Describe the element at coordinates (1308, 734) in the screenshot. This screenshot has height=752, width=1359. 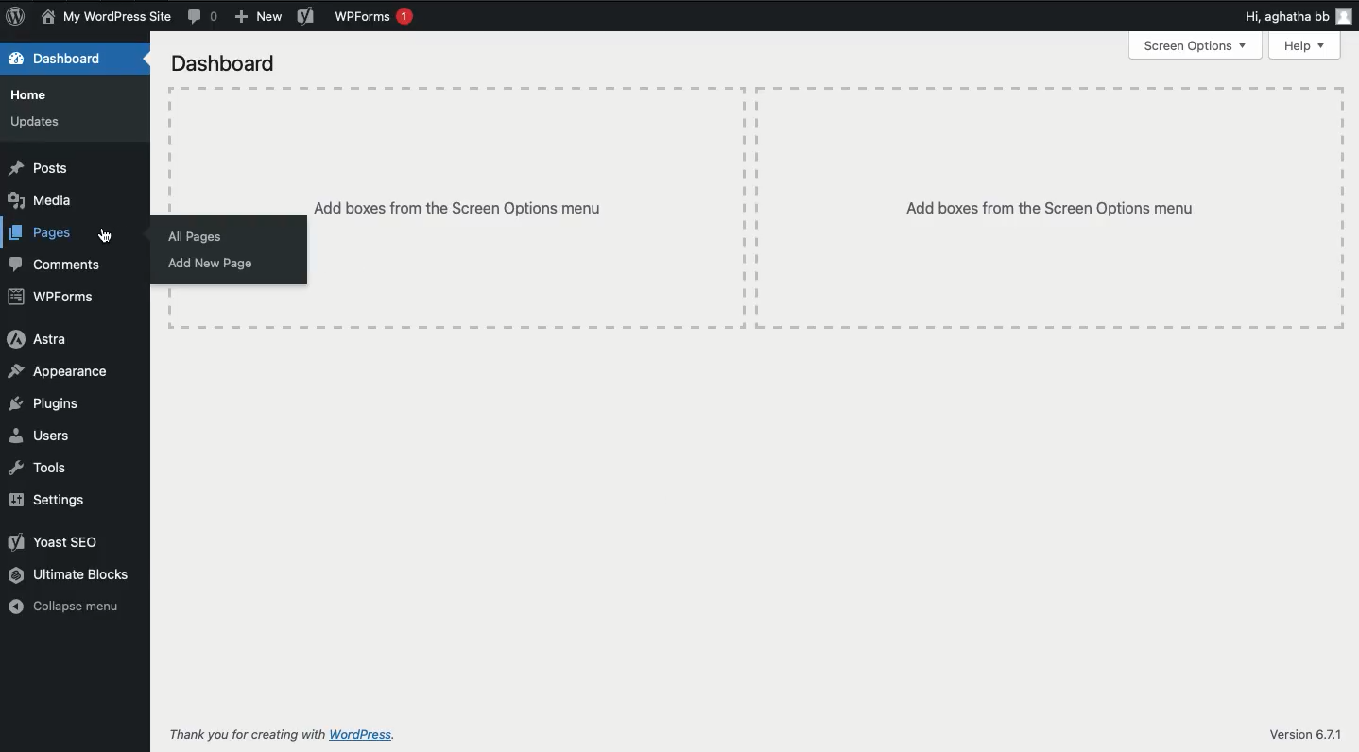
I see `Version 6.7.1` at that location.